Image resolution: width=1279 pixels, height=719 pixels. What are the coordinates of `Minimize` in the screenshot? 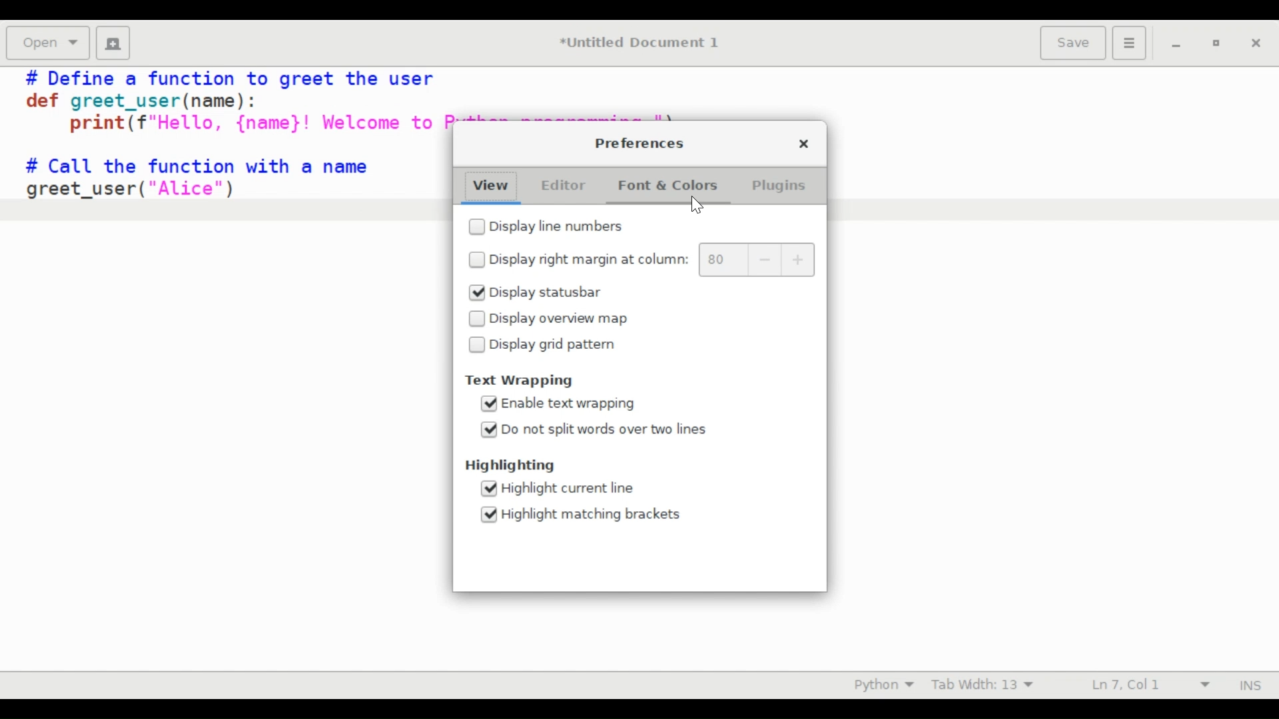 It's located at (1175, 42).